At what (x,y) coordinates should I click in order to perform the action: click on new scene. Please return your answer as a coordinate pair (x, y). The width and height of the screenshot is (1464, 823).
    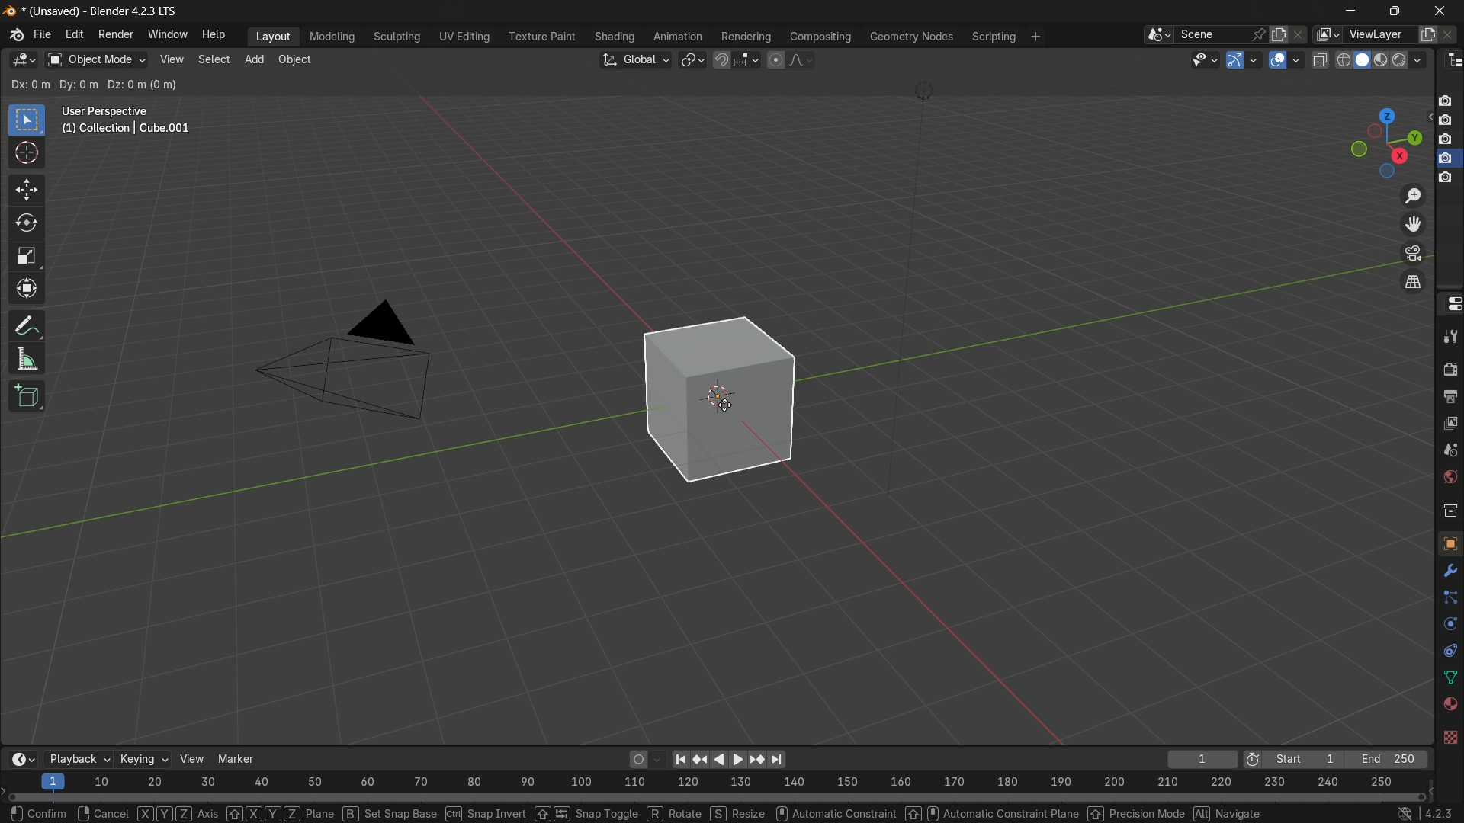
    Looking at the image, I should click on (1277, 34).